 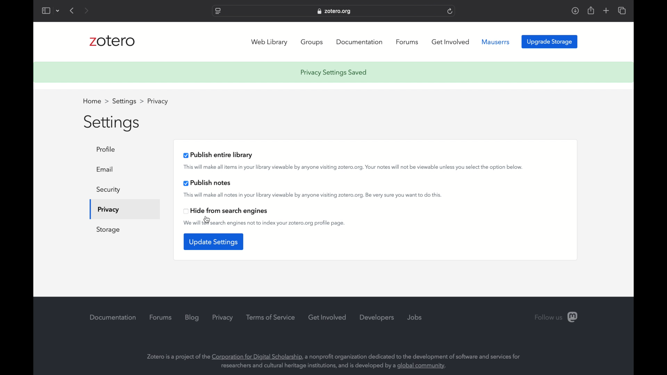 I want to click on privacy, so click(x=223, y=317).